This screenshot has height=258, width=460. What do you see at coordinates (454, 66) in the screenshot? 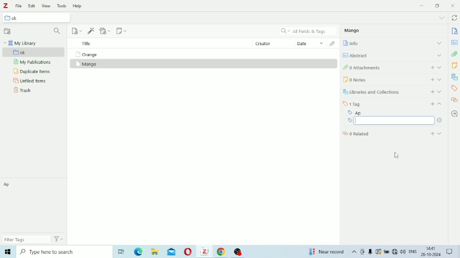
I see `Notes` at bounding box center [454, 66].